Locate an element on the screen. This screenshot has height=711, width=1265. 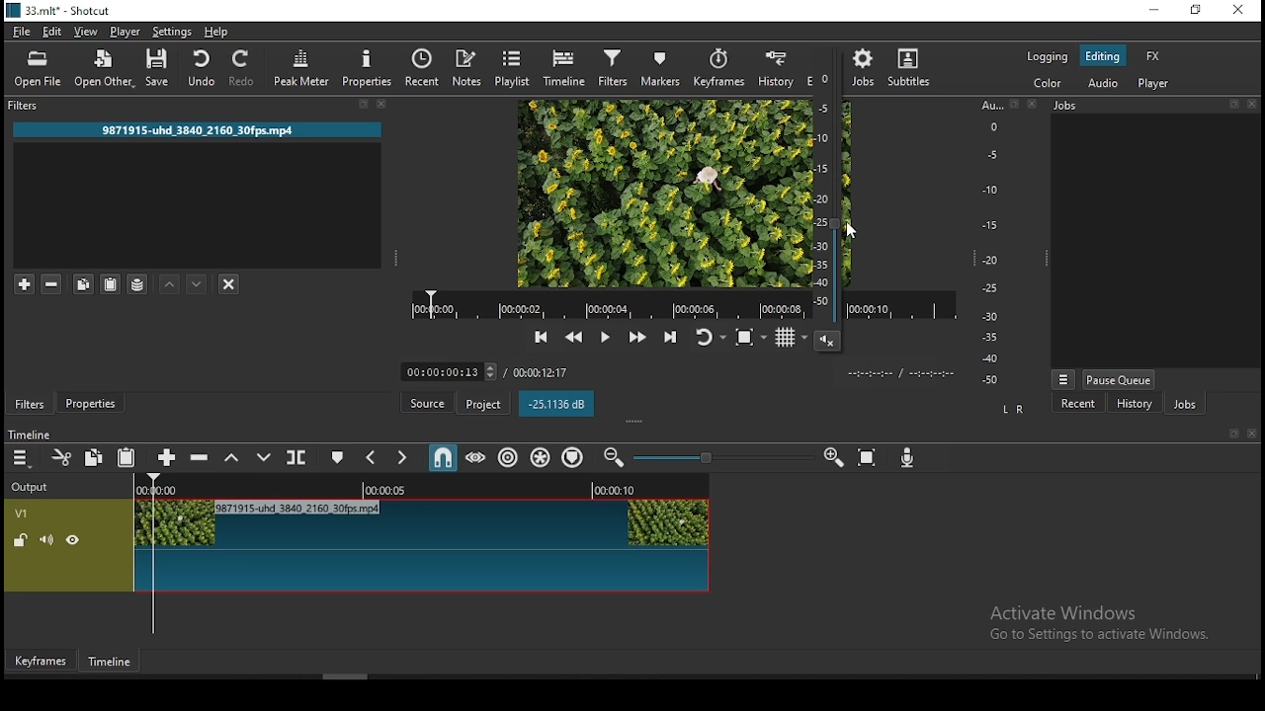
toggle player looping is located at coordinates (709, 338).